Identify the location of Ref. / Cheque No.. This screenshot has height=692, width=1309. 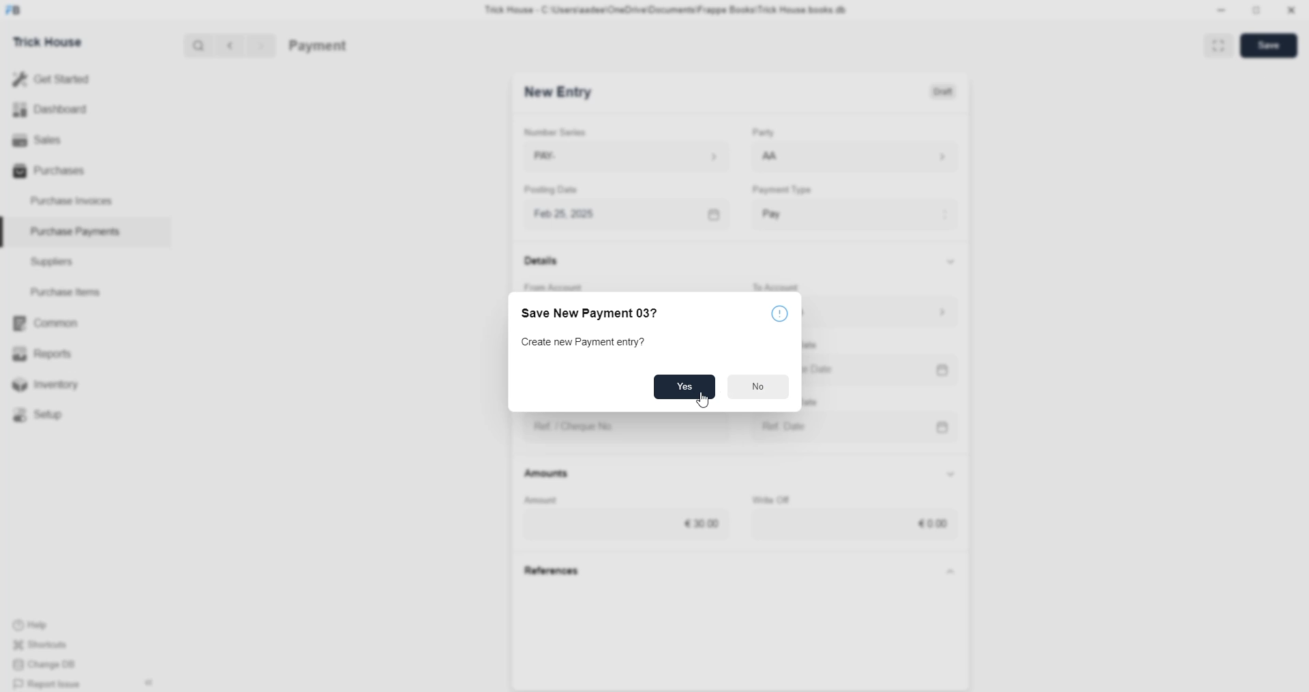
(587, 427).